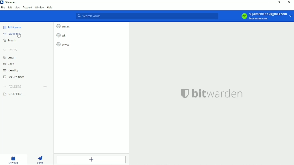 This screenshot has width=294, height=165. Describe the element at coordinates (289, 2) in the screenshot. I see `Close` at that location.